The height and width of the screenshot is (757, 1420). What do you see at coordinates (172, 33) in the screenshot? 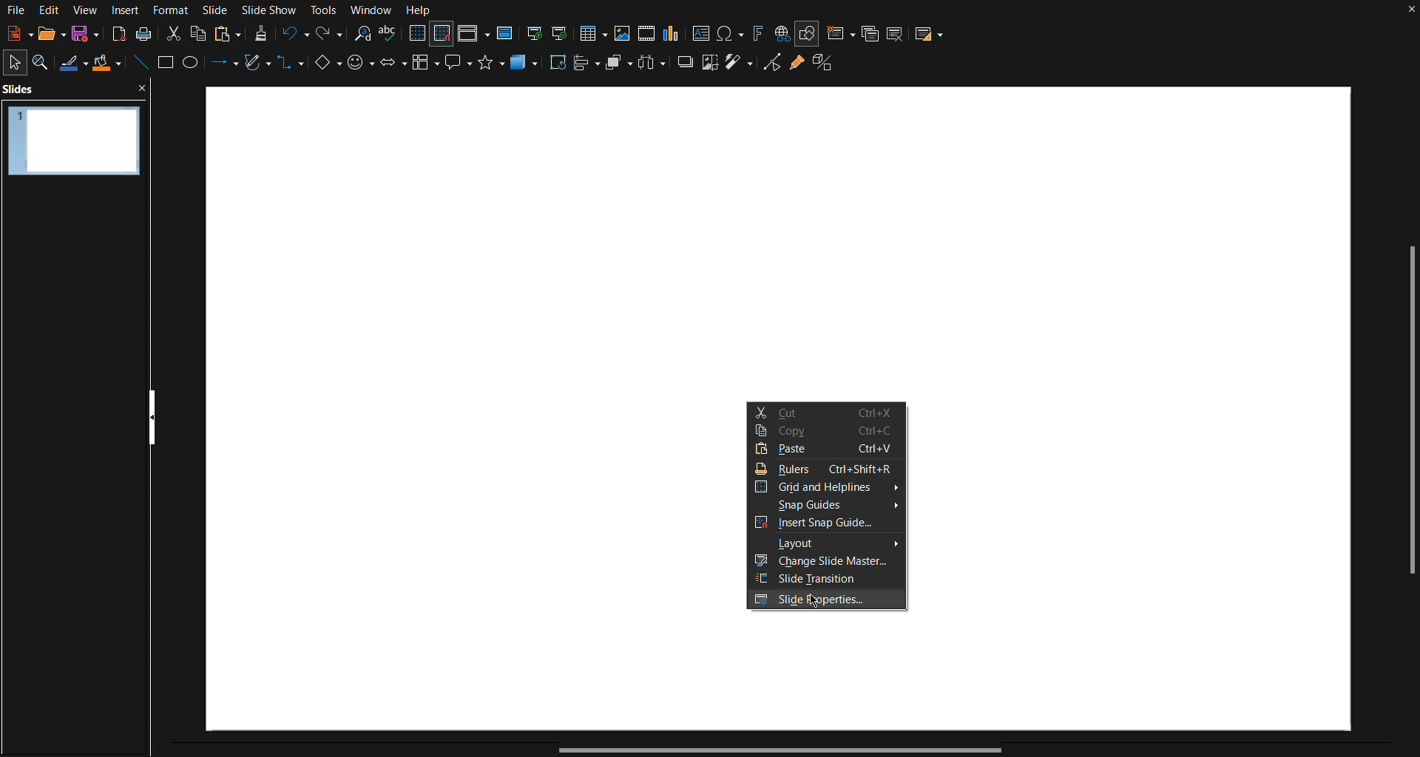
I see `Cut` at bounding box center [172, 33].